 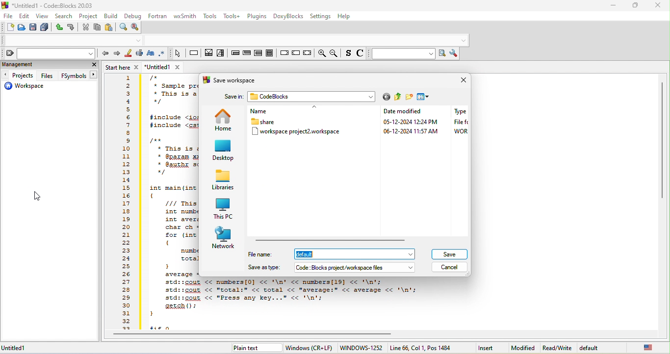 What do you see at coordinates (97, 27) in the screenshot?
I see `copy` at bounding box center [97, 27].